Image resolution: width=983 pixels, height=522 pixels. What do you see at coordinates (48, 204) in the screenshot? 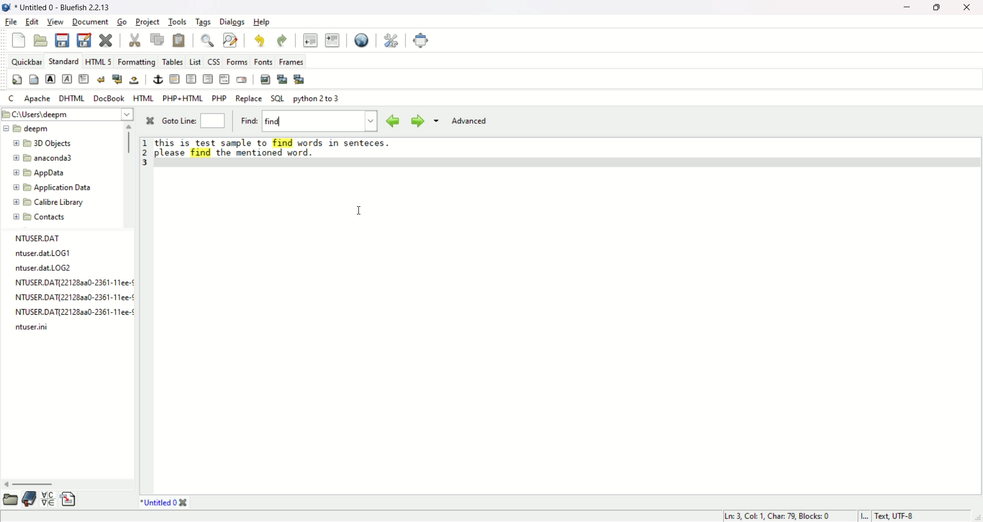
I see `calibre library` at bounding box center [48, 204].